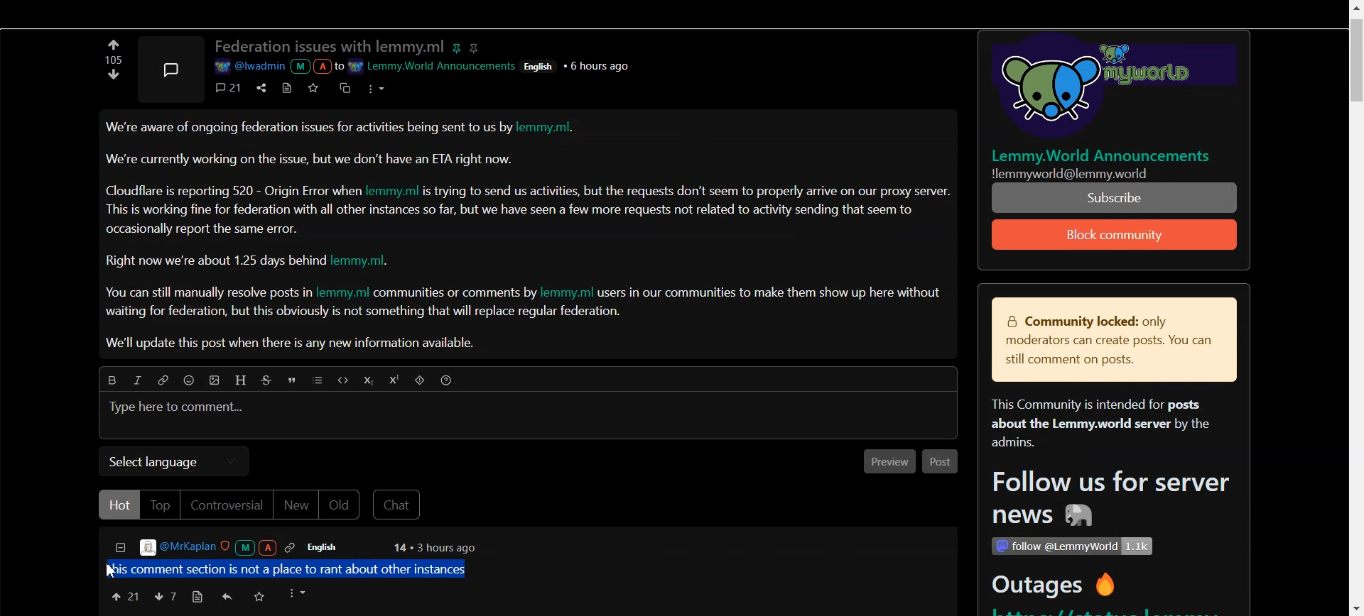 The width and height of the screenshot is (1364, 616). What do you see at coordinates (346, 87) in the screenshot?
I see `cross posts` at bounding box center [346, 87].